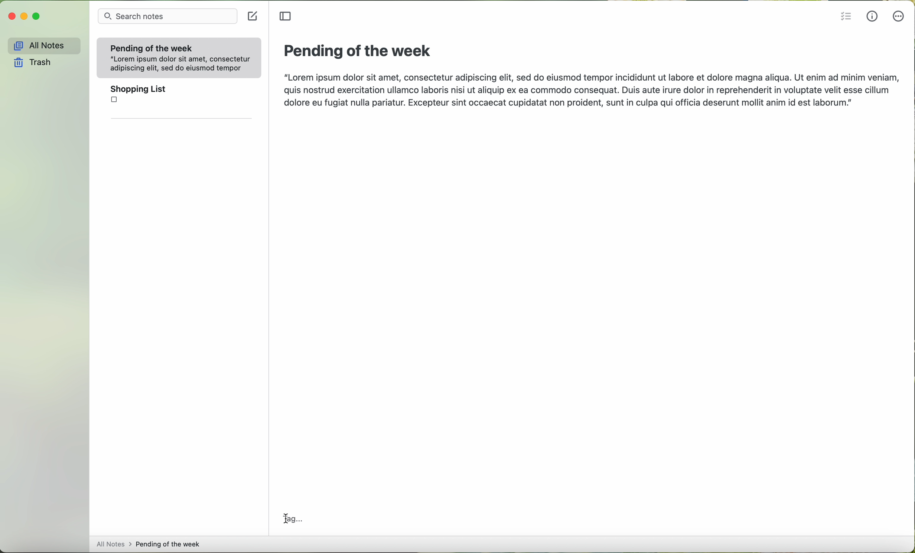 The image size is (915, 553). What do you see at coordinates (10, 16) in the screenshot?
I see `close program` at bounding box center [10, 16].